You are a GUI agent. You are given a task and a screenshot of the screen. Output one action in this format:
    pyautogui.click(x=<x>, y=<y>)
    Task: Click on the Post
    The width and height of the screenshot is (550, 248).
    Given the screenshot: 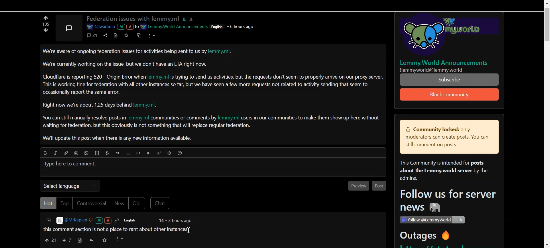 What is the action you would take?
    pyautogui.click(x=379, y=186)
    